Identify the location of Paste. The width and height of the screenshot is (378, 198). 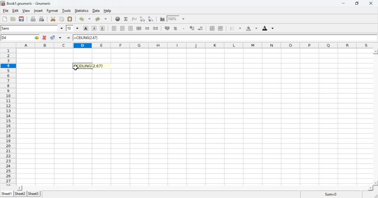
(70, 19).